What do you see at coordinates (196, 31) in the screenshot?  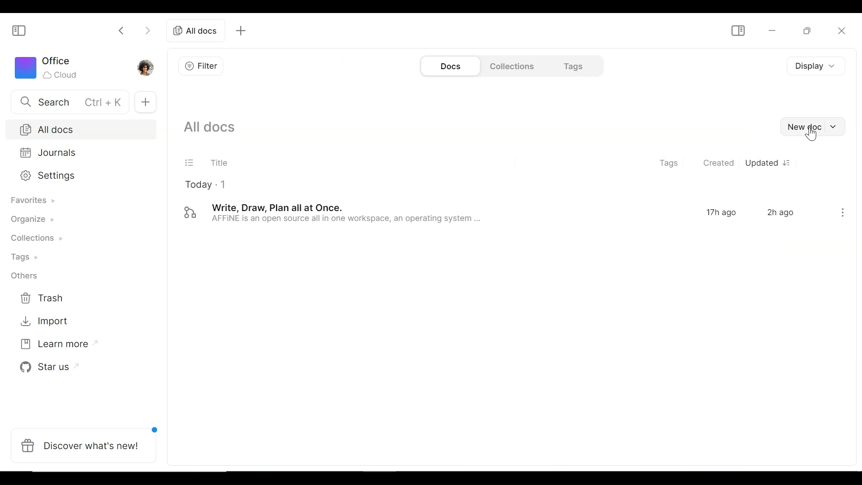 I see `Current tab` at bounding box center [196, 31].